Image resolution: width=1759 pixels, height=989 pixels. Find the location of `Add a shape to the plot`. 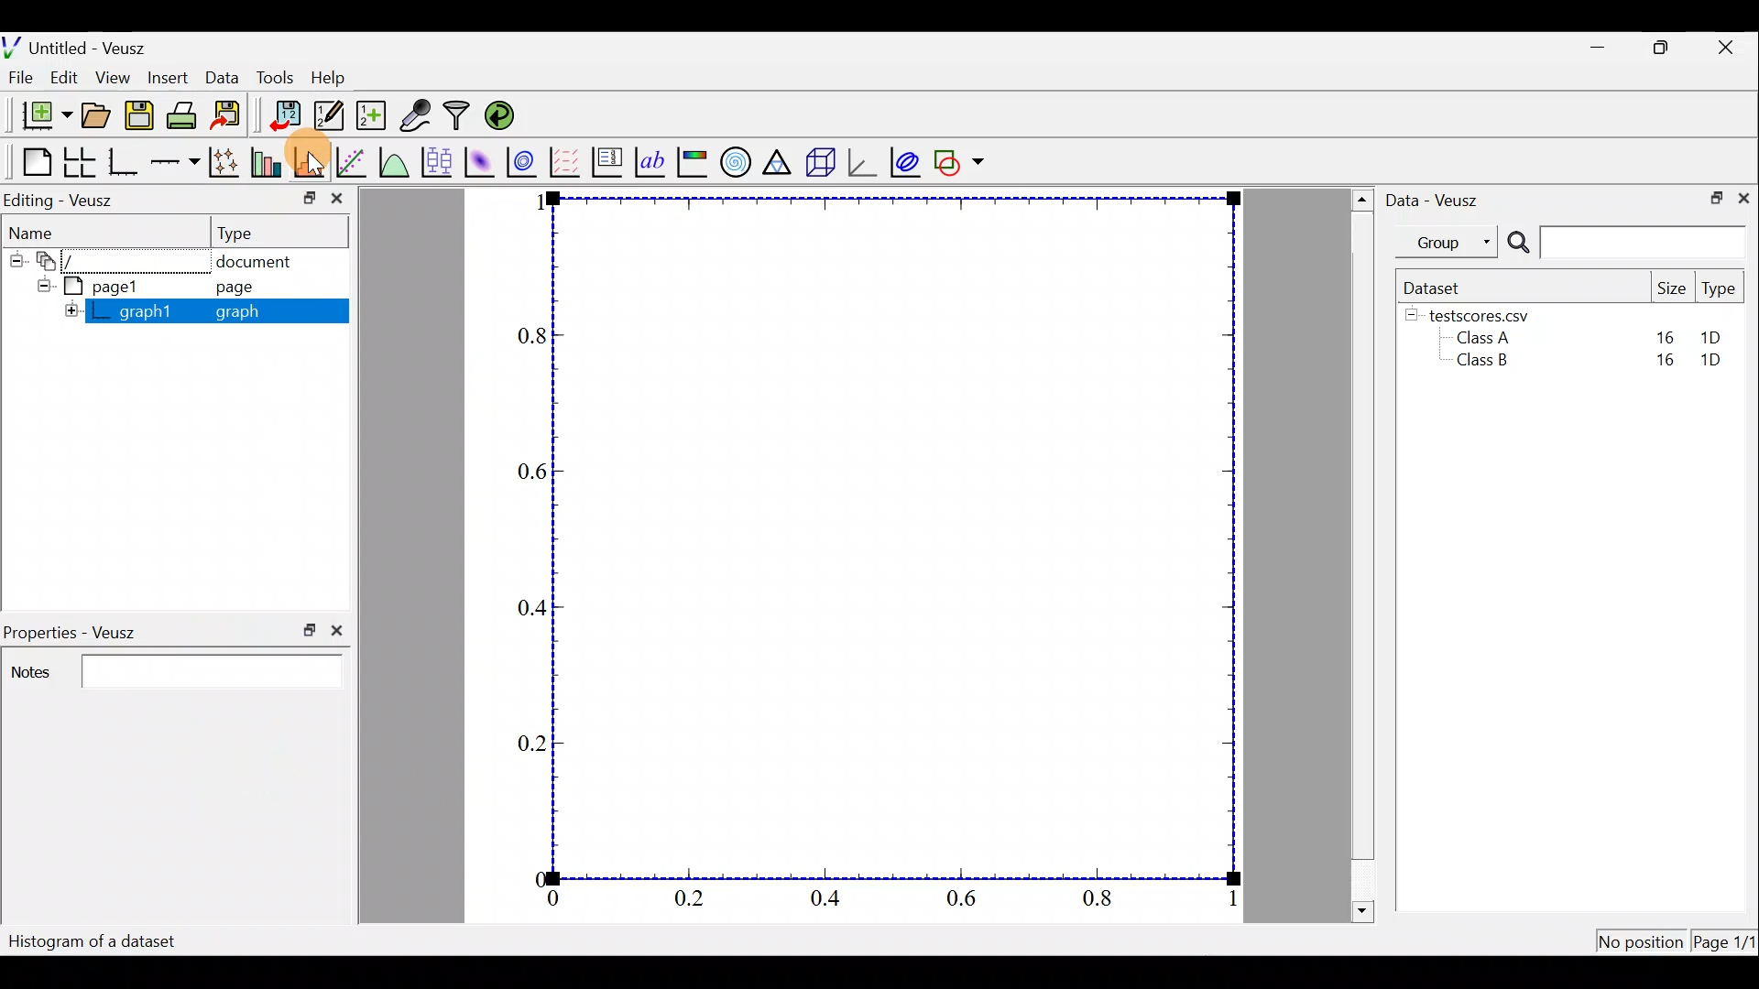

Add a shape to the plot is located at coordinates (963, 162).